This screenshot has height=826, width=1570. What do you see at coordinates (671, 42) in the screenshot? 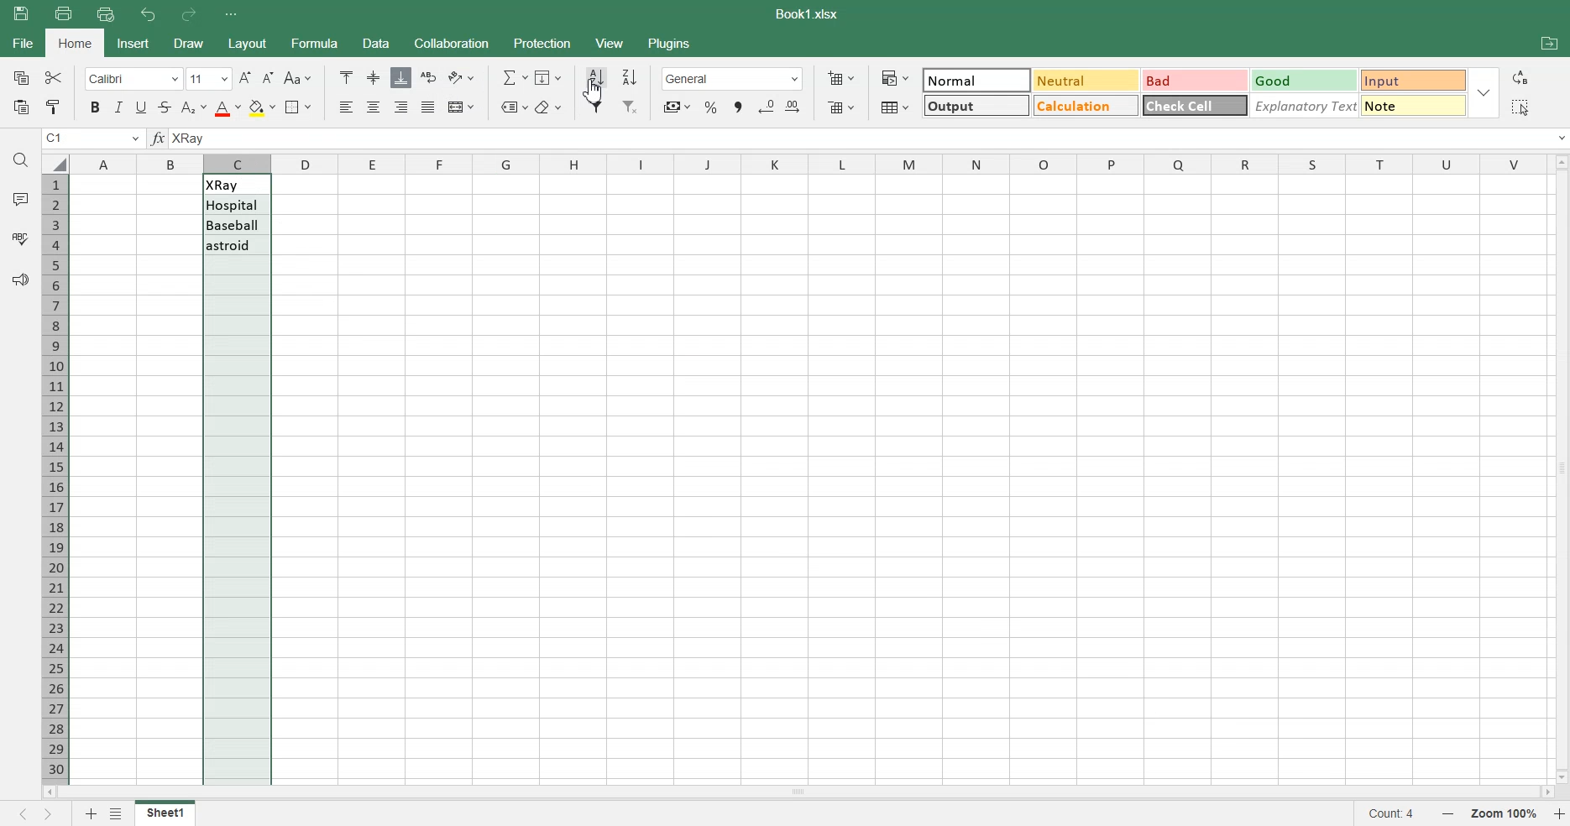
I see `Plugins` at bounding box center [671, 42].